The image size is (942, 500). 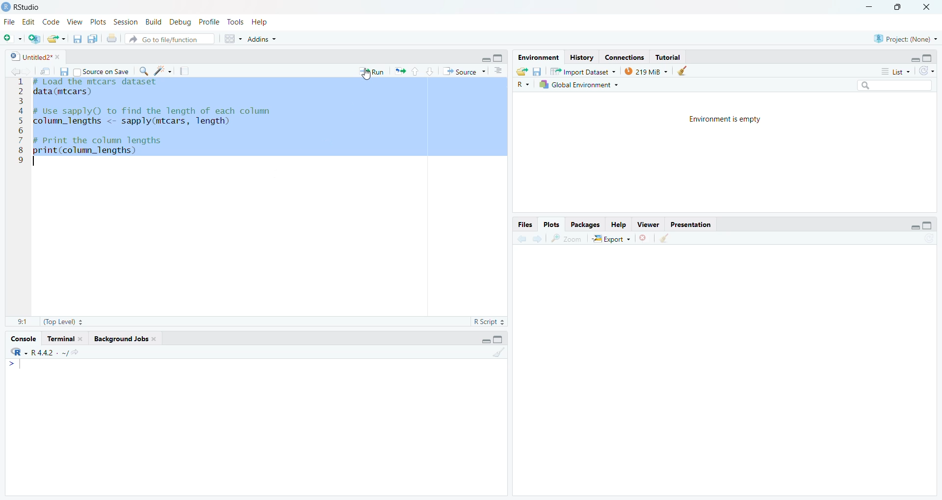 What do you see at coordinates (126, 22) in the screenshot?
I see `Session` at bounding box center [126, 22].